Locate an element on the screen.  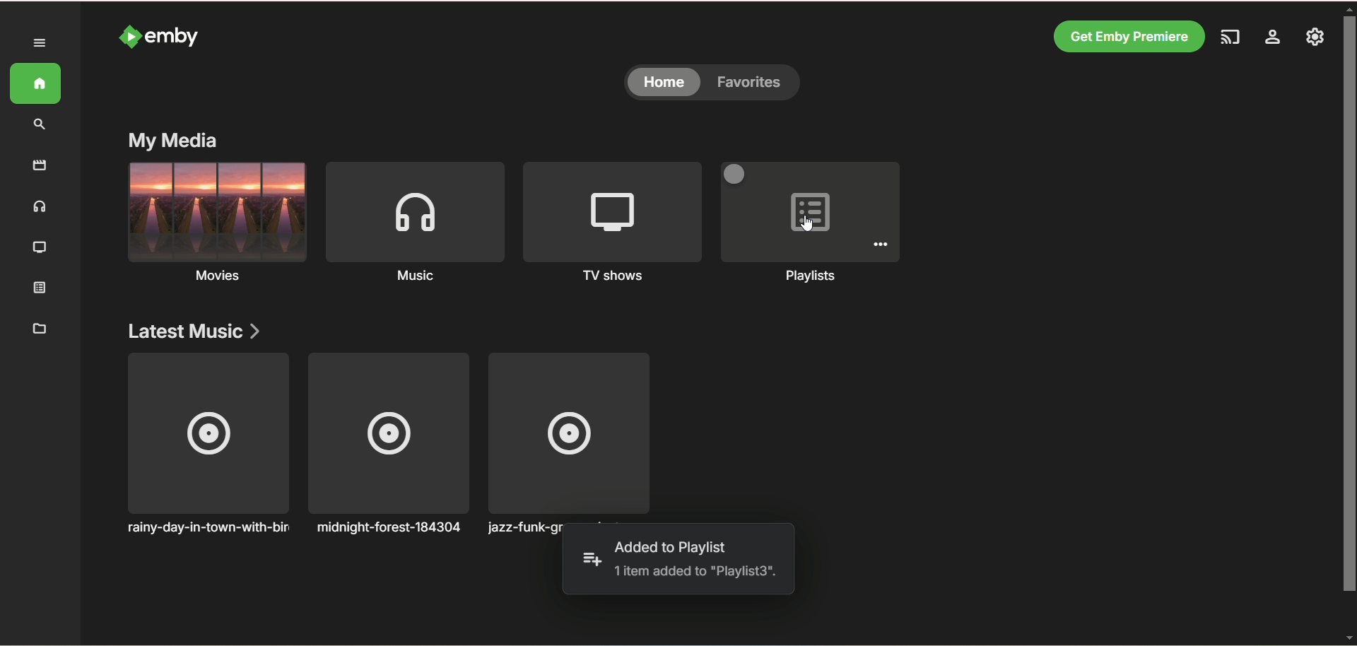
manage emby server is located at coordinates (1316, 38).